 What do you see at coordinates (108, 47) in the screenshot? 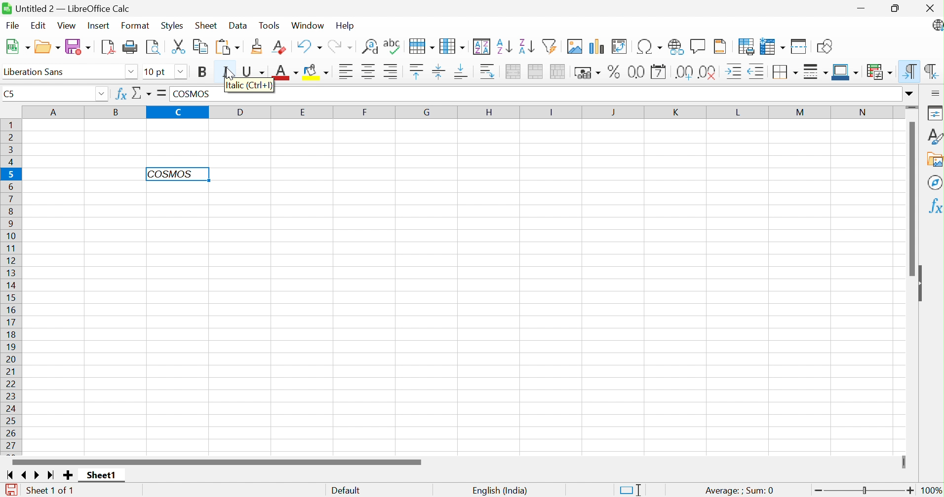
I see `Export as PDF` at bounding box center [108, 47].